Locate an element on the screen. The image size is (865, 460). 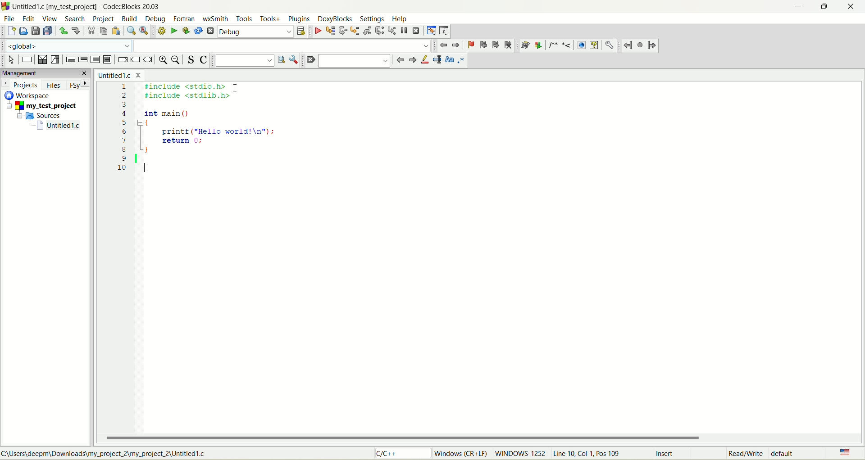
go back is located at coordinates (411, 62).